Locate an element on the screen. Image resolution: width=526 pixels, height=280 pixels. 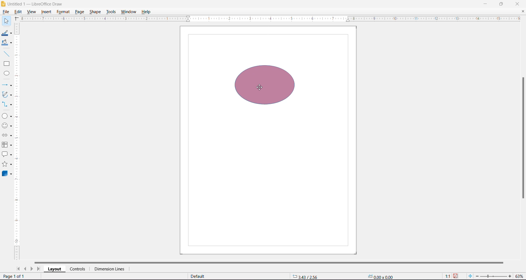
Symbol Shapes is located at coordinates (8, 126).